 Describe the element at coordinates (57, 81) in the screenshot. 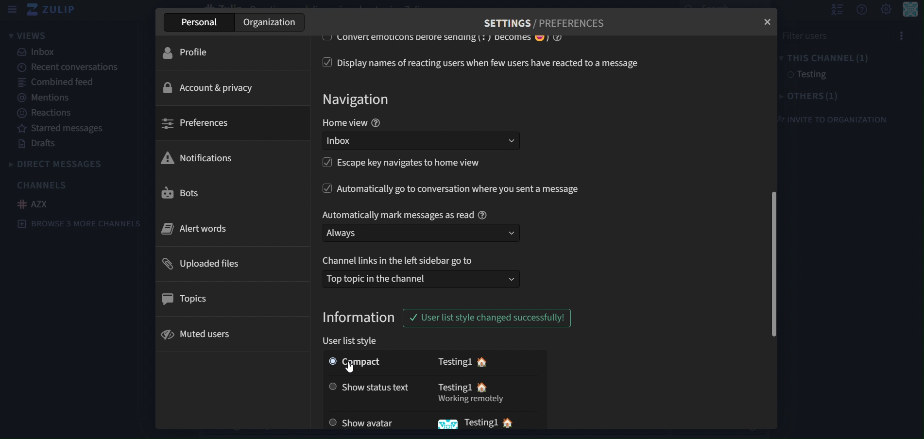

I see `combined feed` at that location.